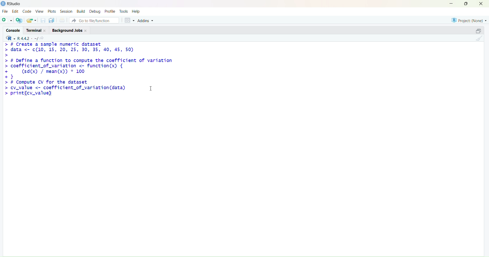  I want to click on add file as, so click(7, 21).